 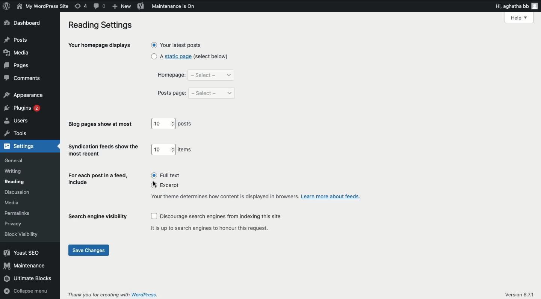 What do you see at coordinates (43, 7) in the screenshot?
I see `my wordpress site` at bounding box center [43, 7].